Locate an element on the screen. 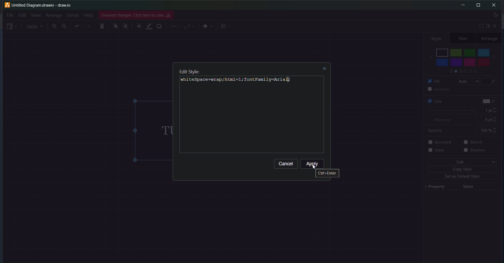 This screenshot has height=263, width=504. delete is located at coordinates (103, 25).